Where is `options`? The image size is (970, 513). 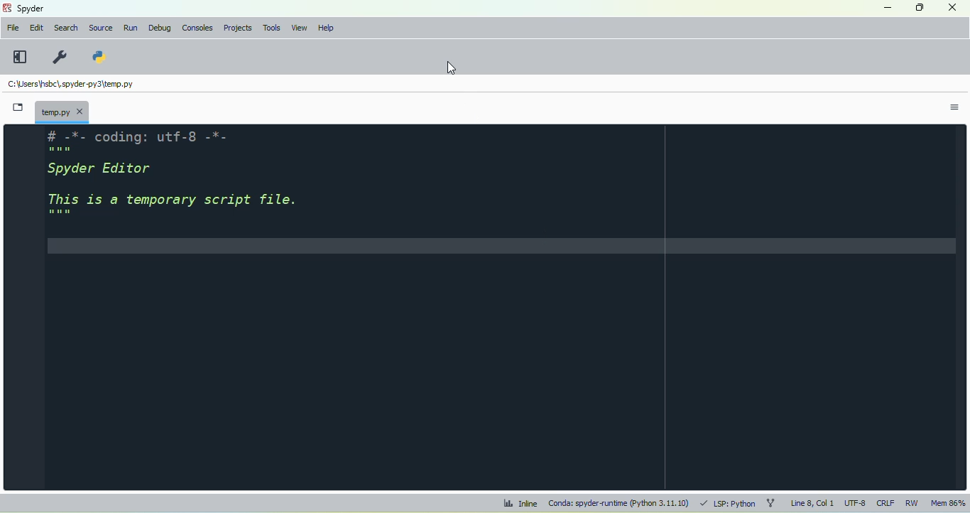
options is located at coordinates (955, 108).